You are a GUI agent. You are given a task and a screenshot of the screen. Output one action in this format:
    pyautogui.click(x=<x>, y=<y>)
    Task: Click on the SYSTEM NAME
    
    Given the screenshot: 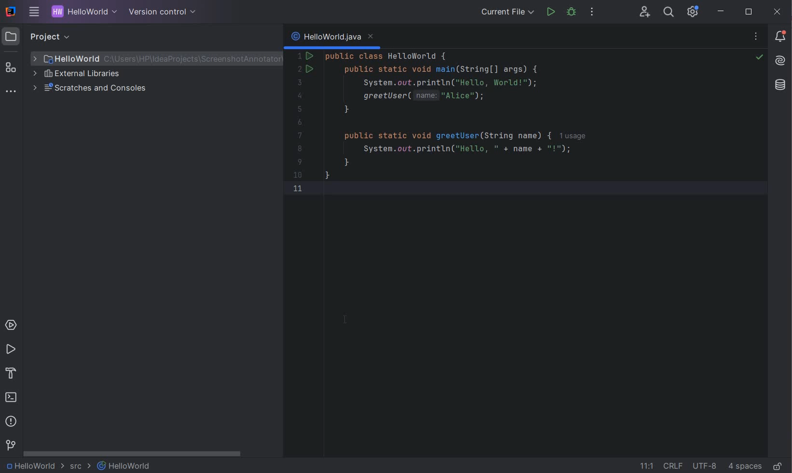 What is the action you would take?
    pyautogui.click(x=9, y=12)
    